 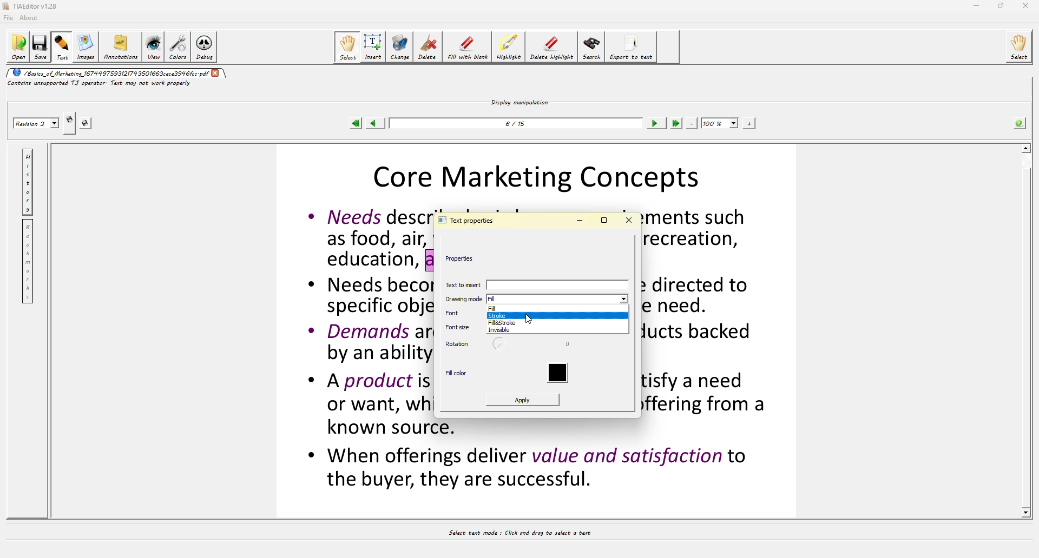 I want to click on select text mode : Click and drag to select a text, so click(x=531, y=534).